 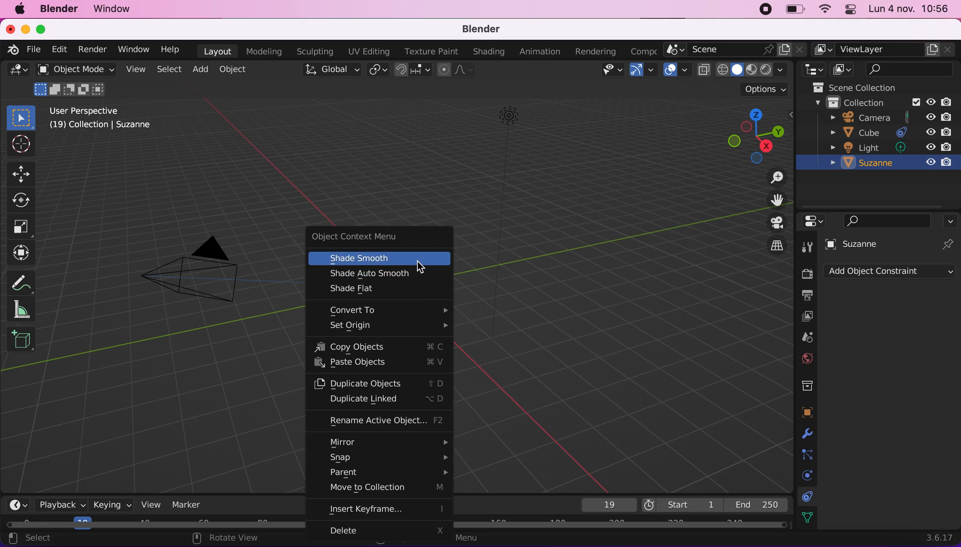 I want to click on scene, so click(x=724, y=50).